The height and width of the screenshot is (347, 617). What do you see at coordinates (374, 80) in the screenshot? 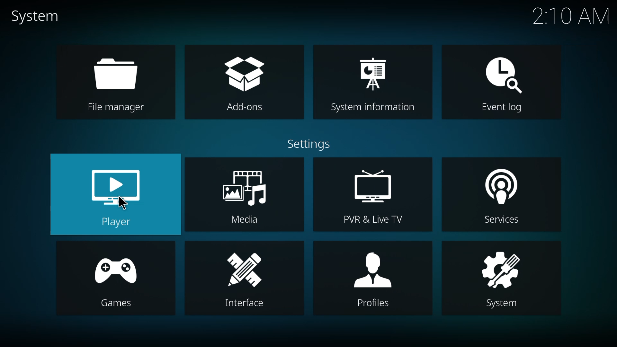
I see `system information` at bounding box center [374, 80].